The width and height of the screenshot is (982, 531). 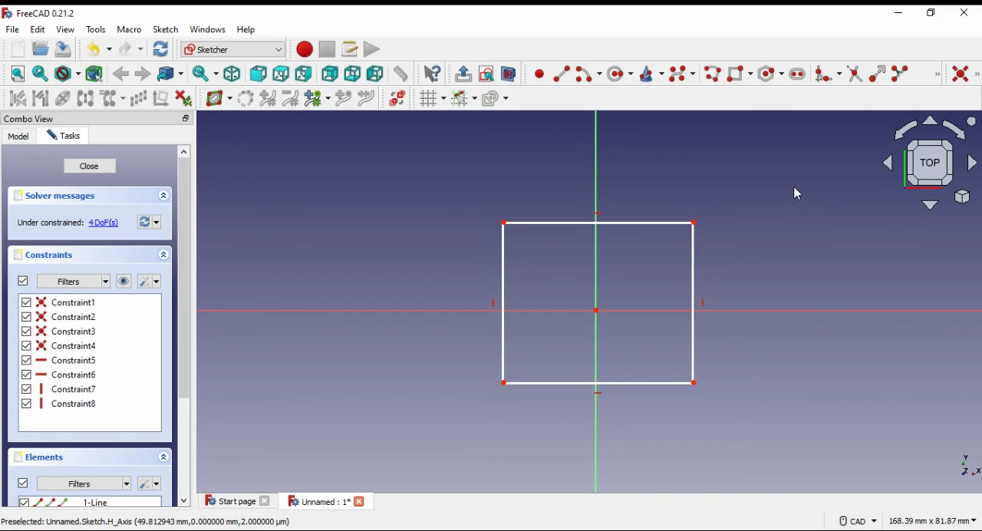 What do you see at coordinates (232, 74) in the screenshot?
I see `isometric` at bounding box center [232, 74].